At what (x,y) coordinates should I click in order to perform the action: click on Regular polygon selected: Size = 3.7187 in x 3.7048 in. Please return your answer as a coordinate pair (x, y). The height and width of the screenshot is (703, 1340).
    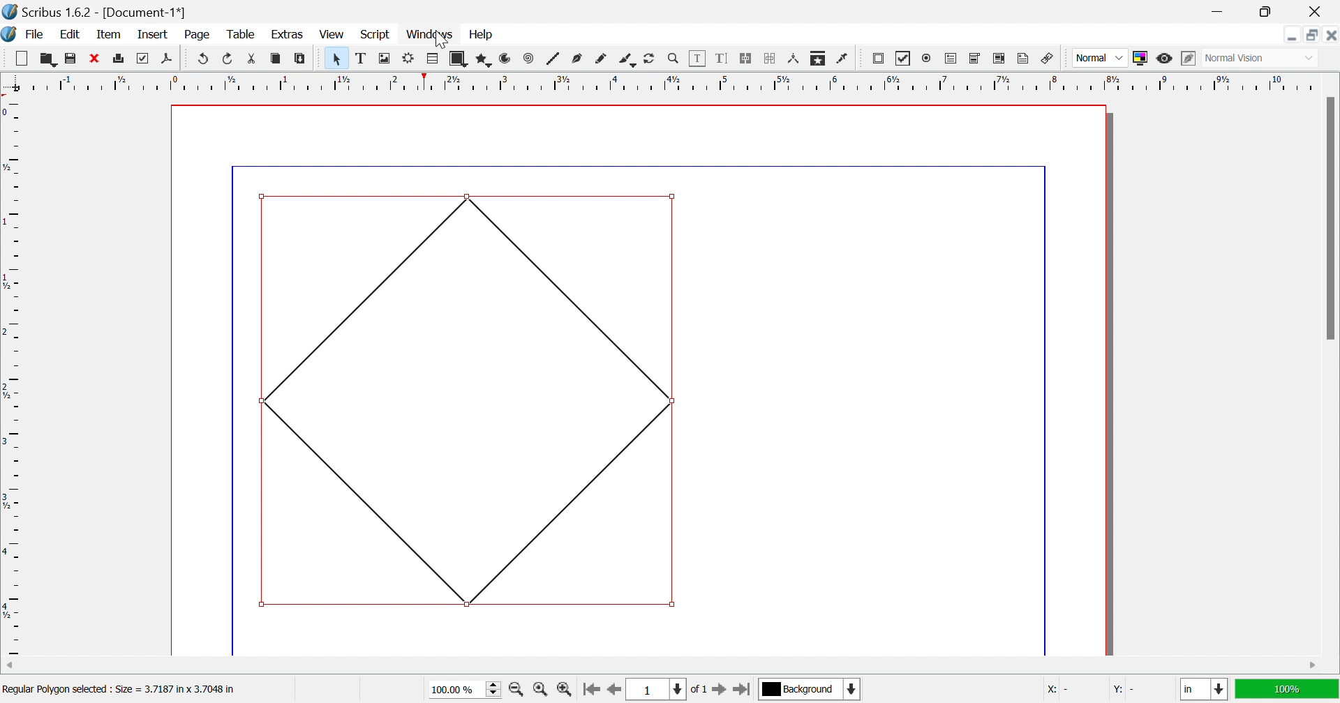
    Looking at the image, I should click on (119, 691).